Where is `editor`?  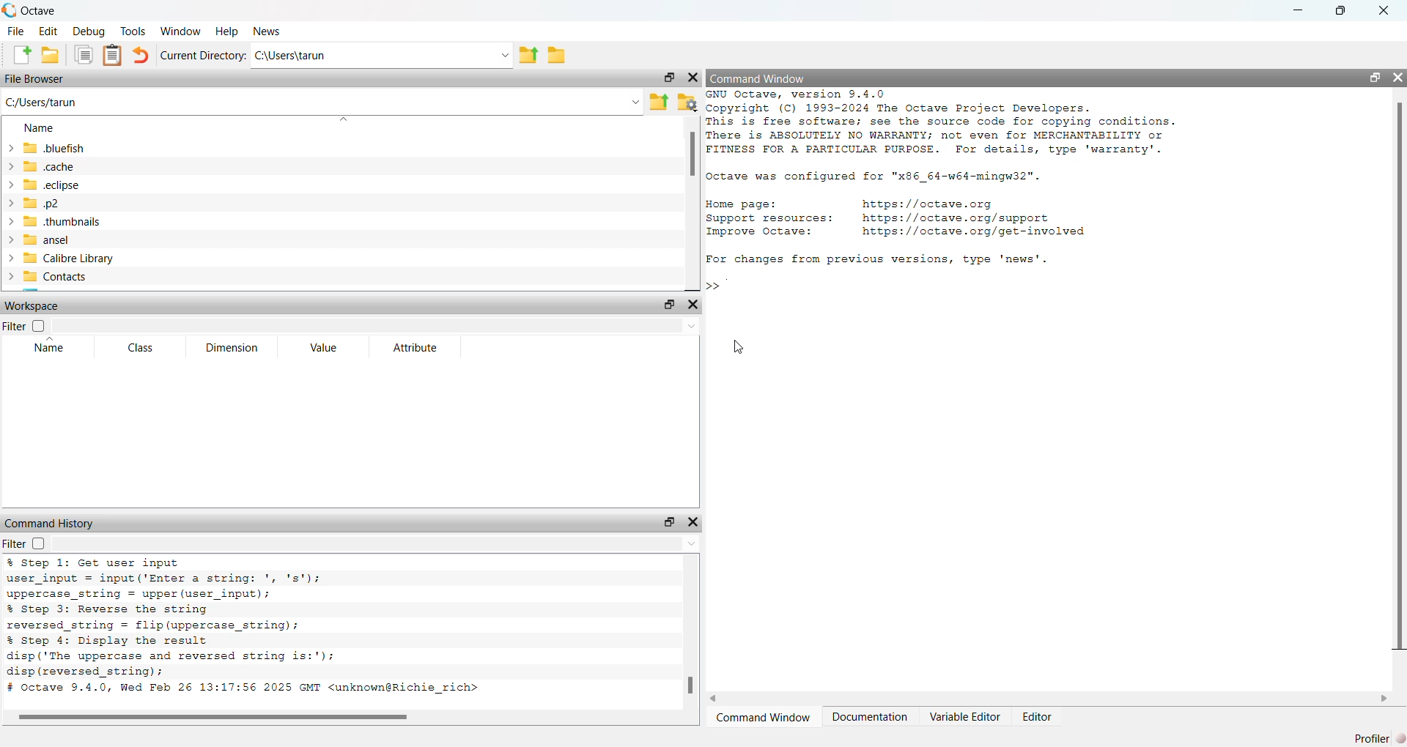
editor is located at coordinates (1036, 718).